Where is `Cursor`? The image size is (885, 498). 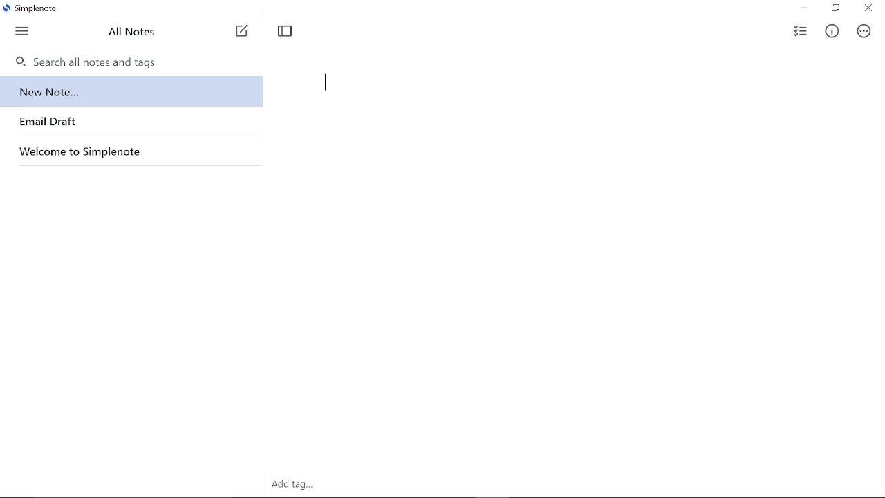 Cursor is located at coordinates (324, 82).